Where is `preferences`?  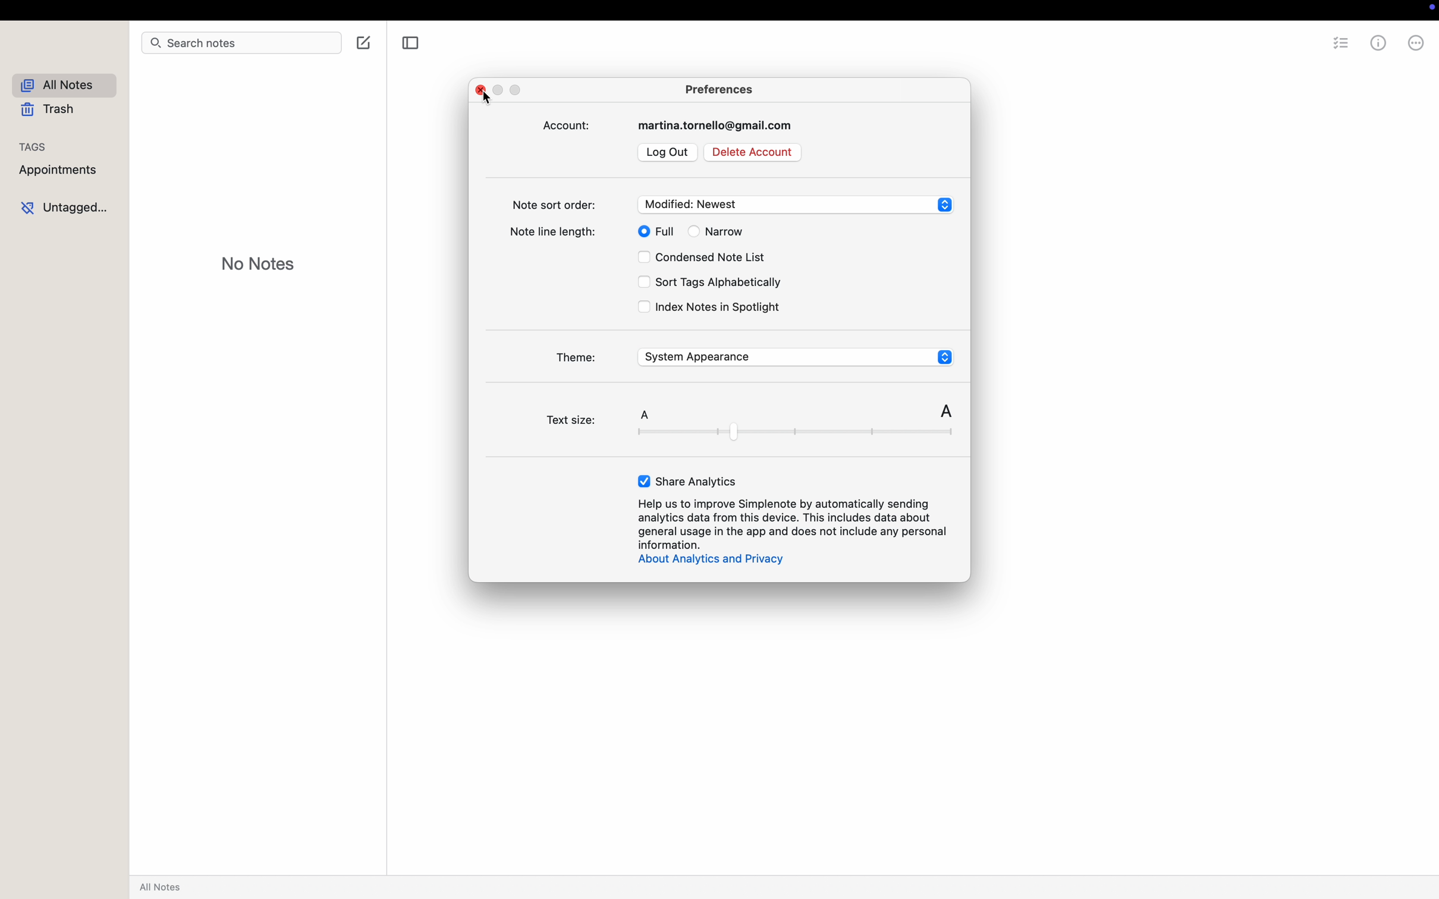 preferences is located at coordinates (722, 88).